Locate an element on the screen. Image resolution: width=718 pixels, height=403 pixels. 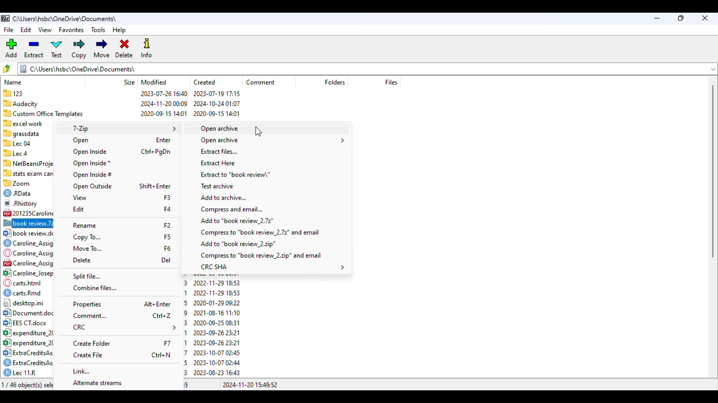
copy is located at coordinates (79, 49).